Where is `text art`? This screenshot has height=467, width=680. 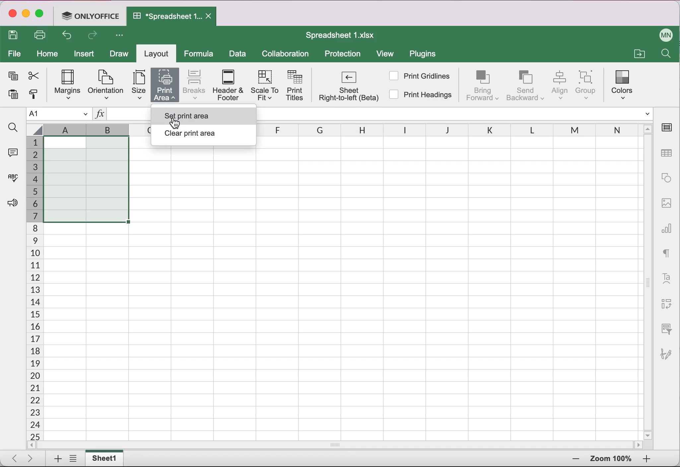
text art is located at coordinates (666, 278).